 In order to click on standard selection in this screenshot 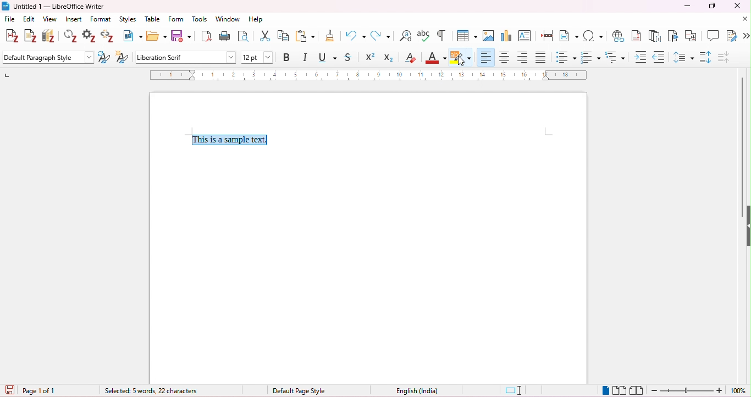, I will do `click(516, 390)`.